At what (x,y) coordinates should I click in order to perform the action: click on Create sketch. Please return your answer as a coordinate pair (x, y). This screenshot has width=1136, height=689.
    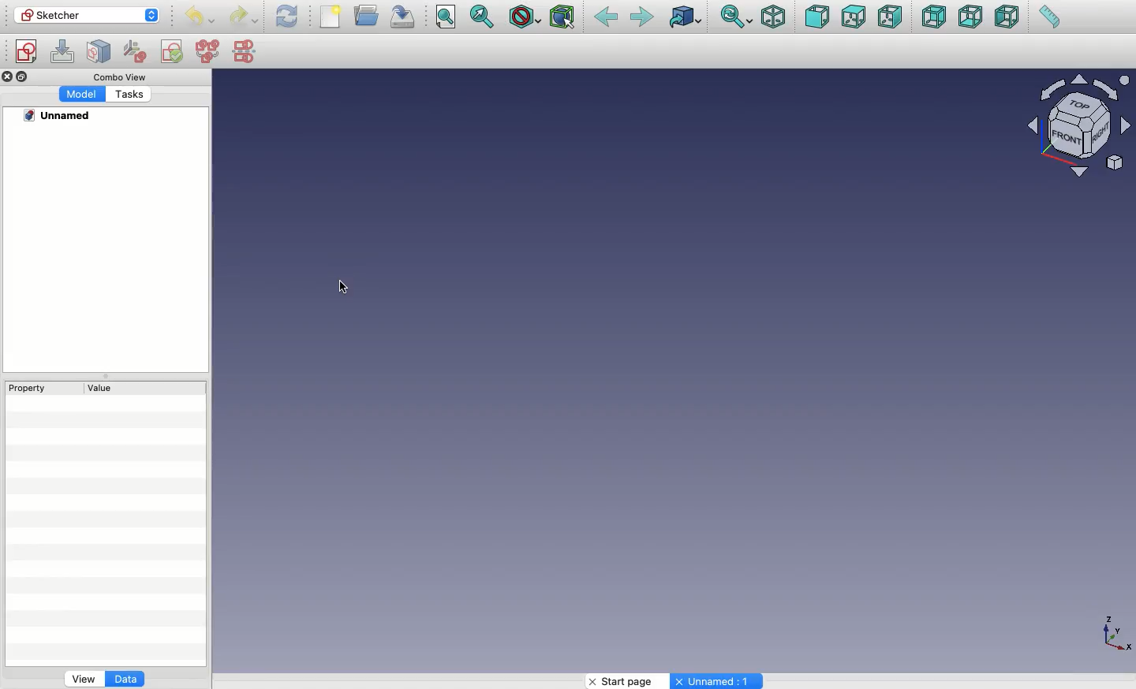
    Looking at the image, I should click on (26, 52).